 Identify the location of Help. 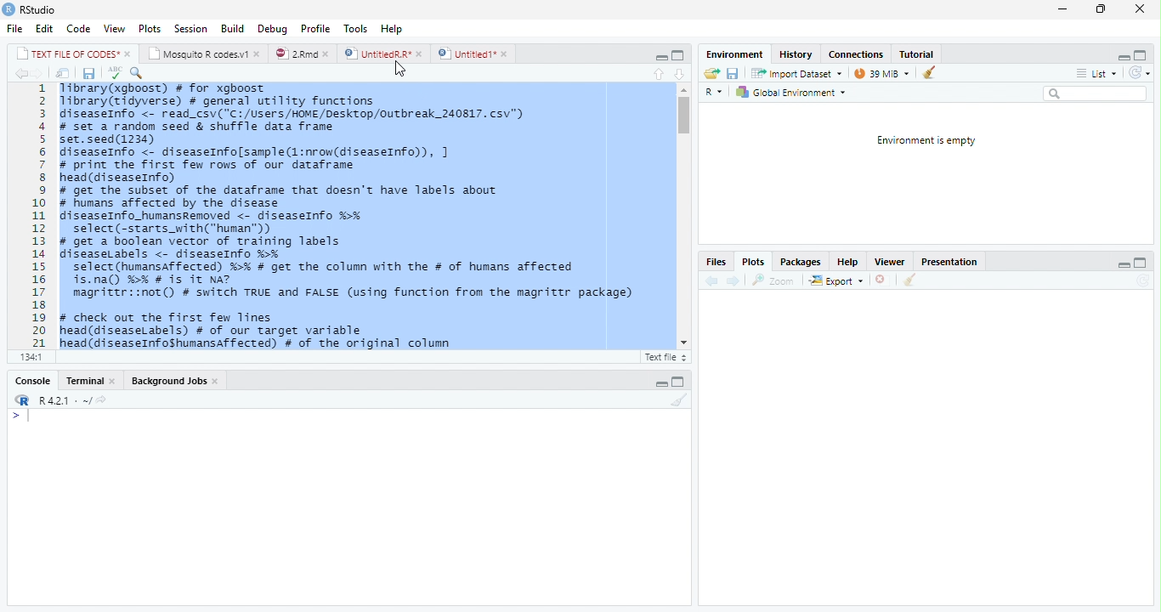
(394, 31).